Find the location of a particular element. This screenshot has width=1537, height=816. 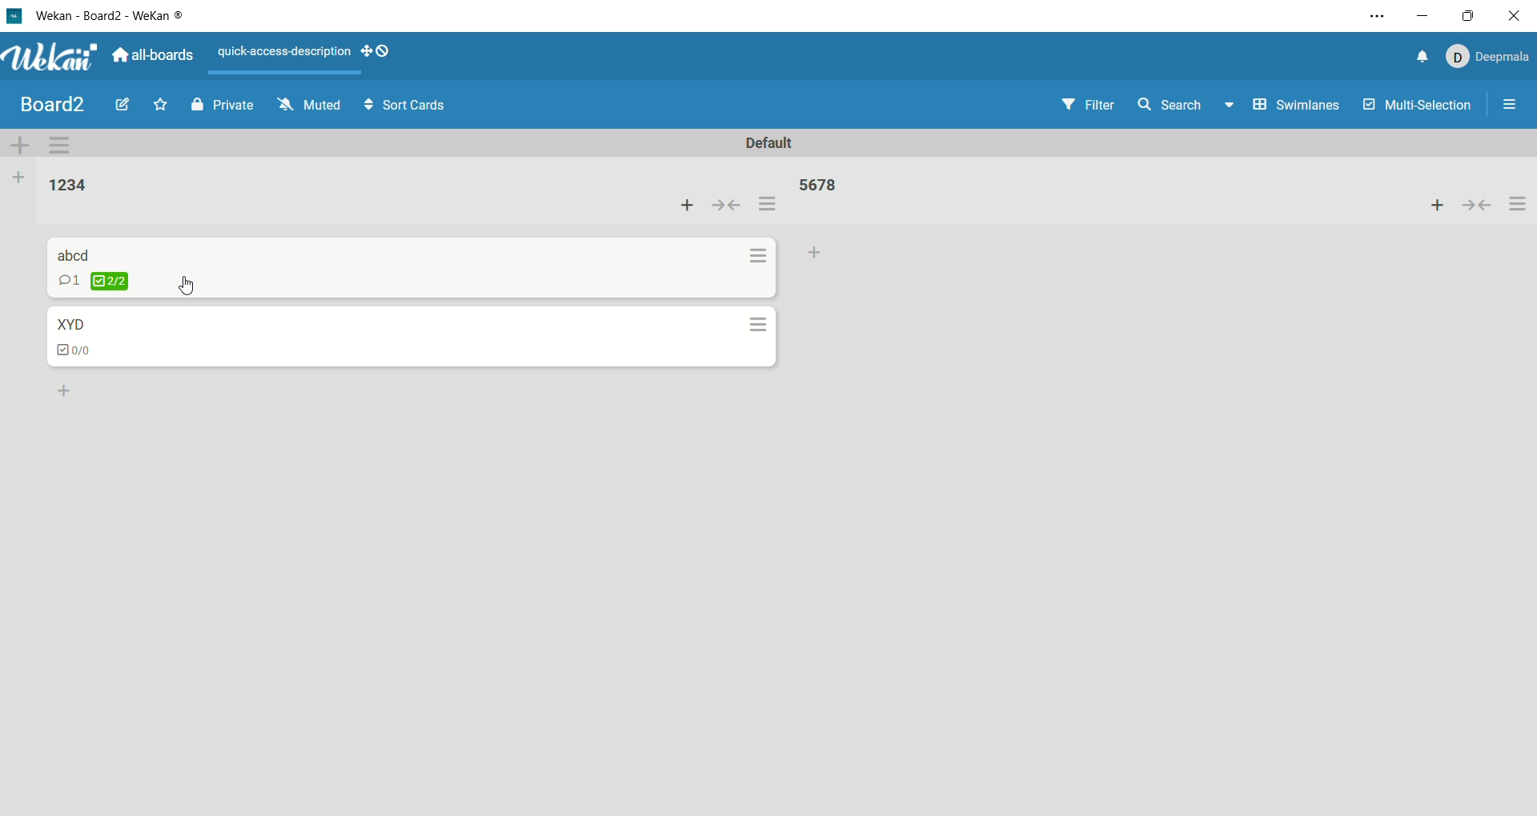

wekan is located at coordinates (51, 59).